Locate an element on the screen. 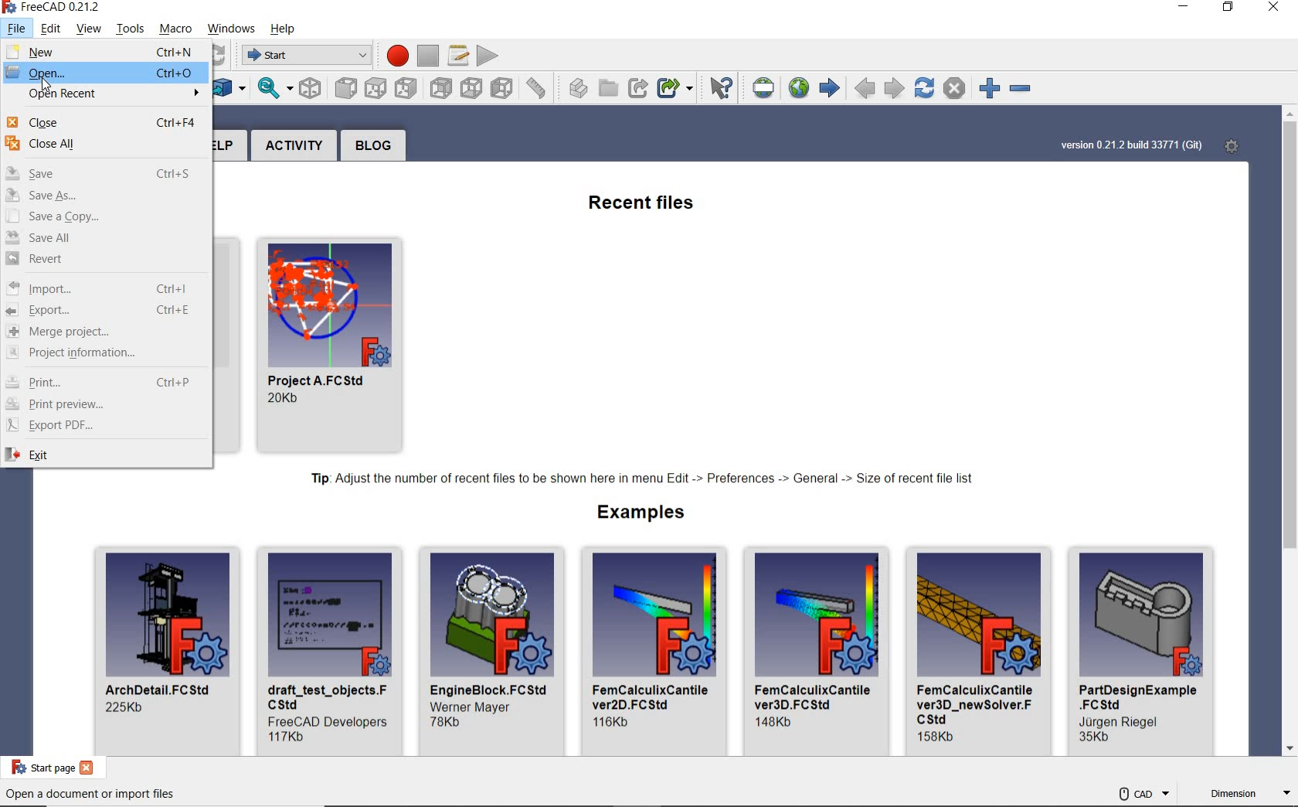 The image size is (1298, 807). SYNC VIEW is located at coordinates (274, 89).